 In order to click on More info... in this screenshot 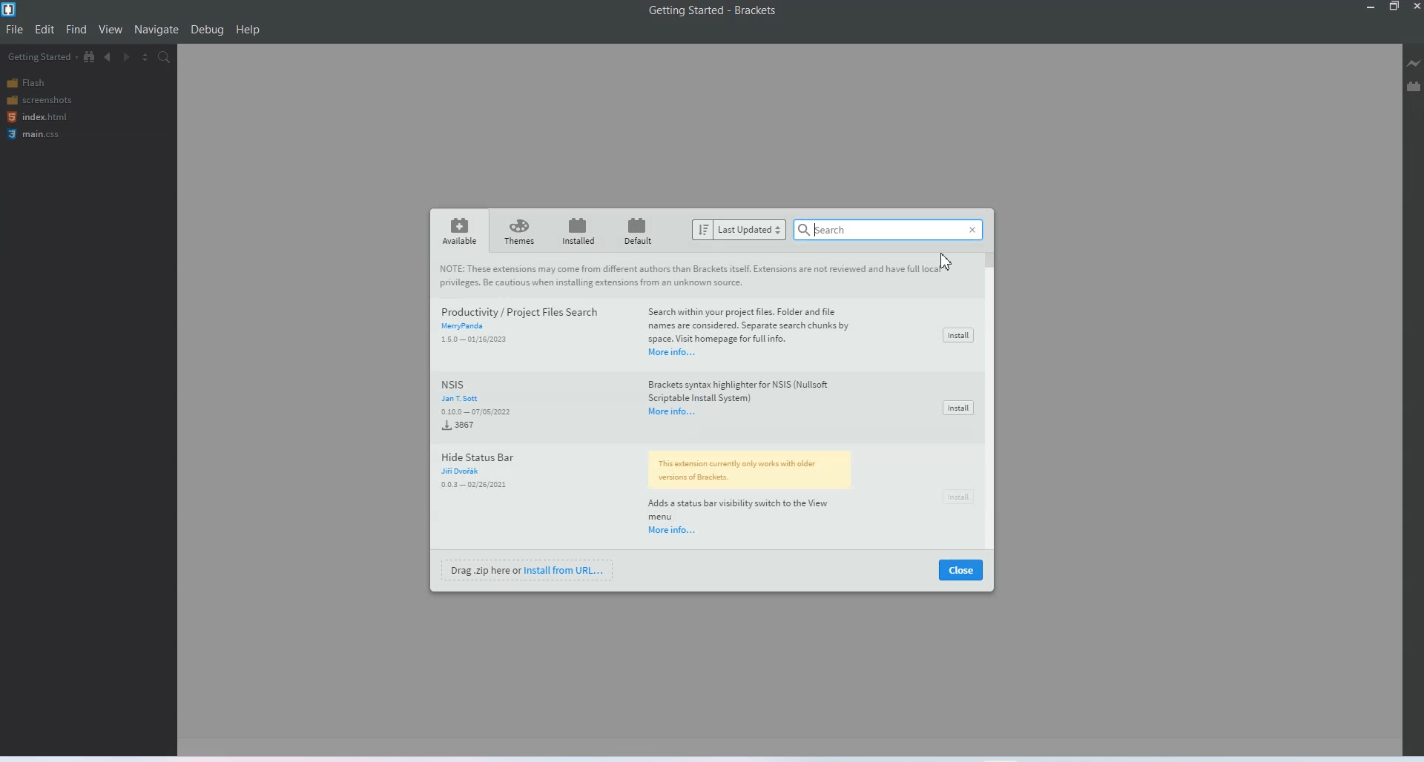, I will do `click(670, 354)`.